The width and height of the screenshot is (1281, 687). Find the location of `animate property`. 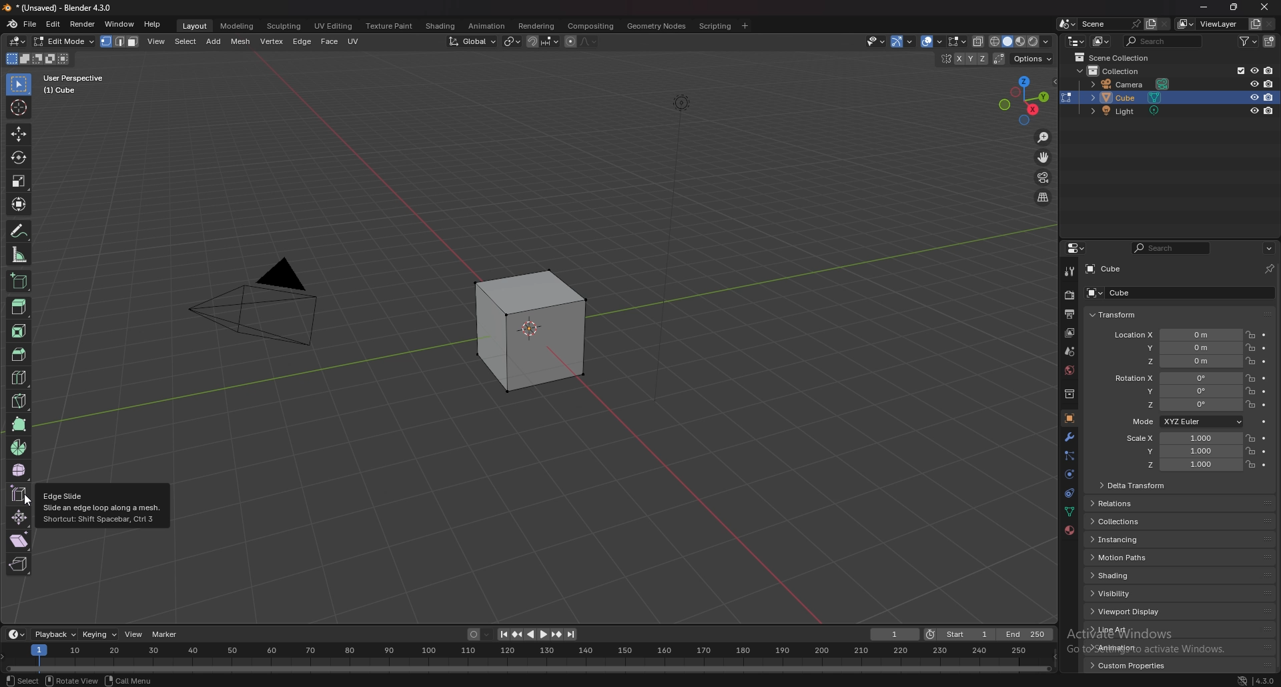

animate property is located at coordinates (1263, 421).